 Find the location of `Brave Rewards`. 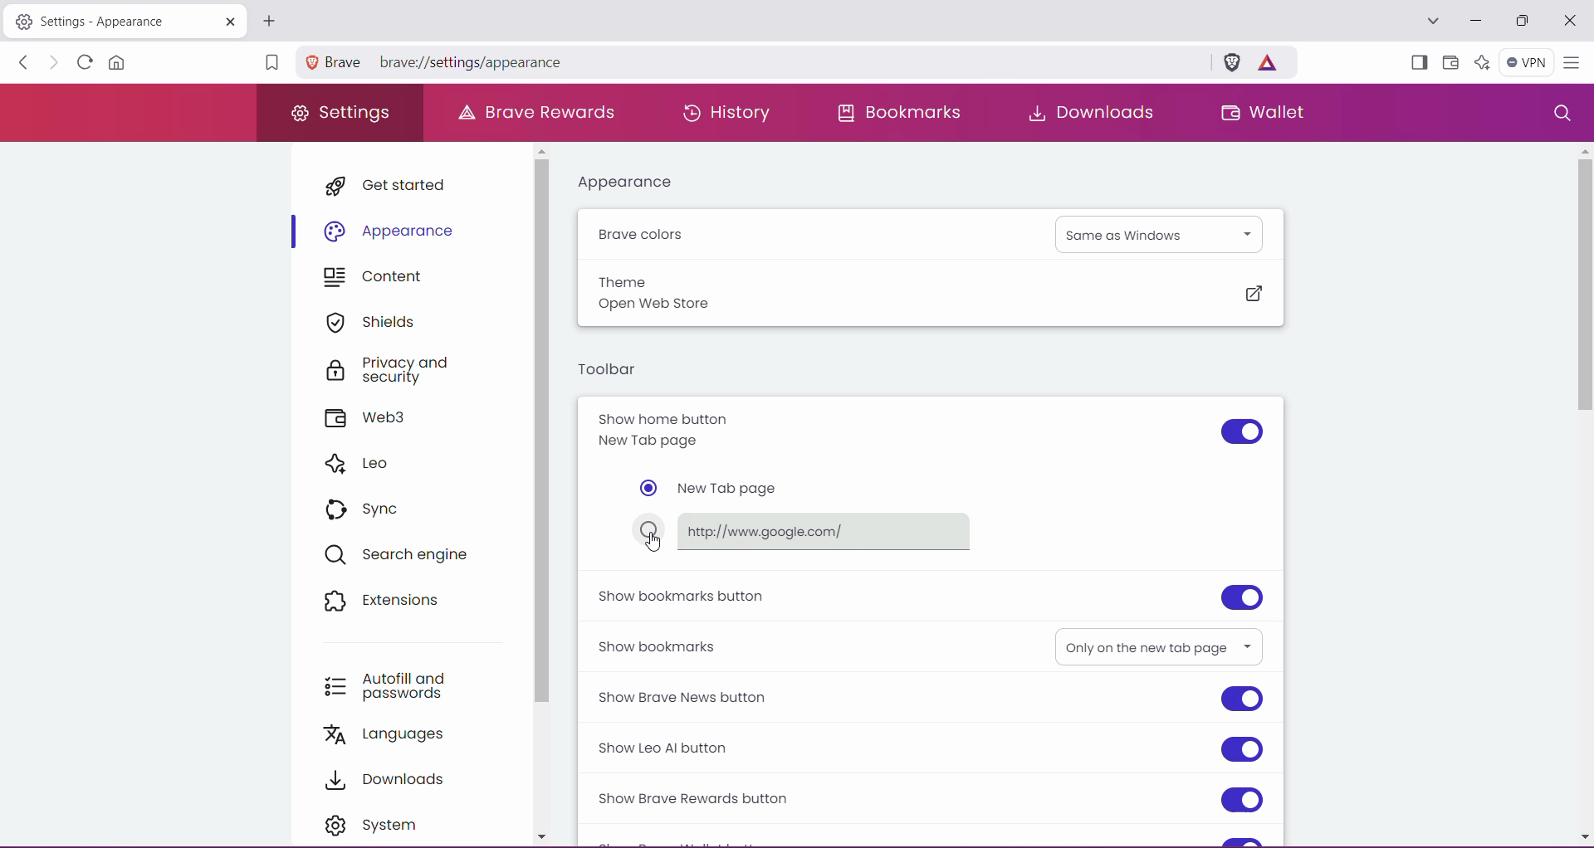

Brave Rewards is located at coordinates (540, 111).